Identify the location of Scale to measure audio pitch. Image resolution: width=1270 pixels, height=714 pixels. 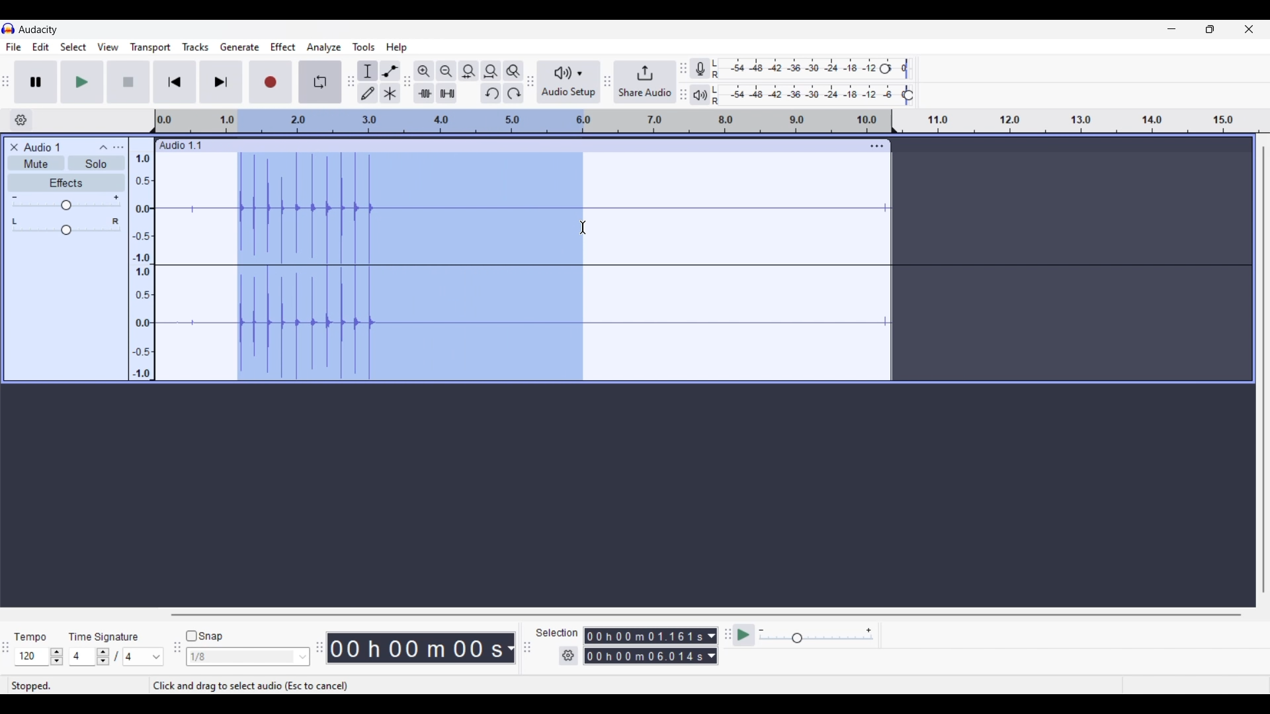
(142, 258).